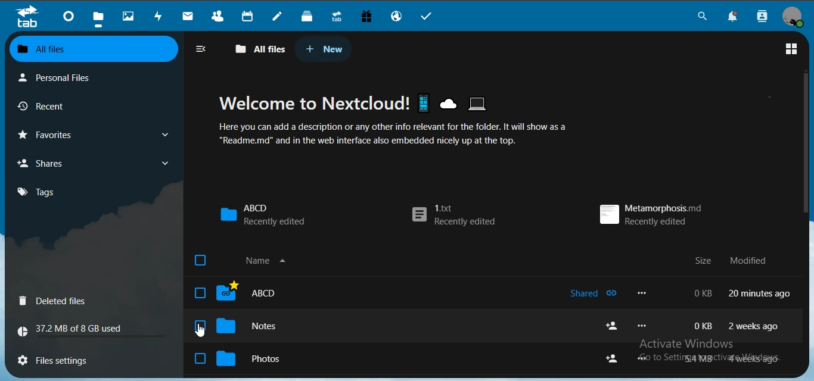  I want to click on shares, so click(94, 162).